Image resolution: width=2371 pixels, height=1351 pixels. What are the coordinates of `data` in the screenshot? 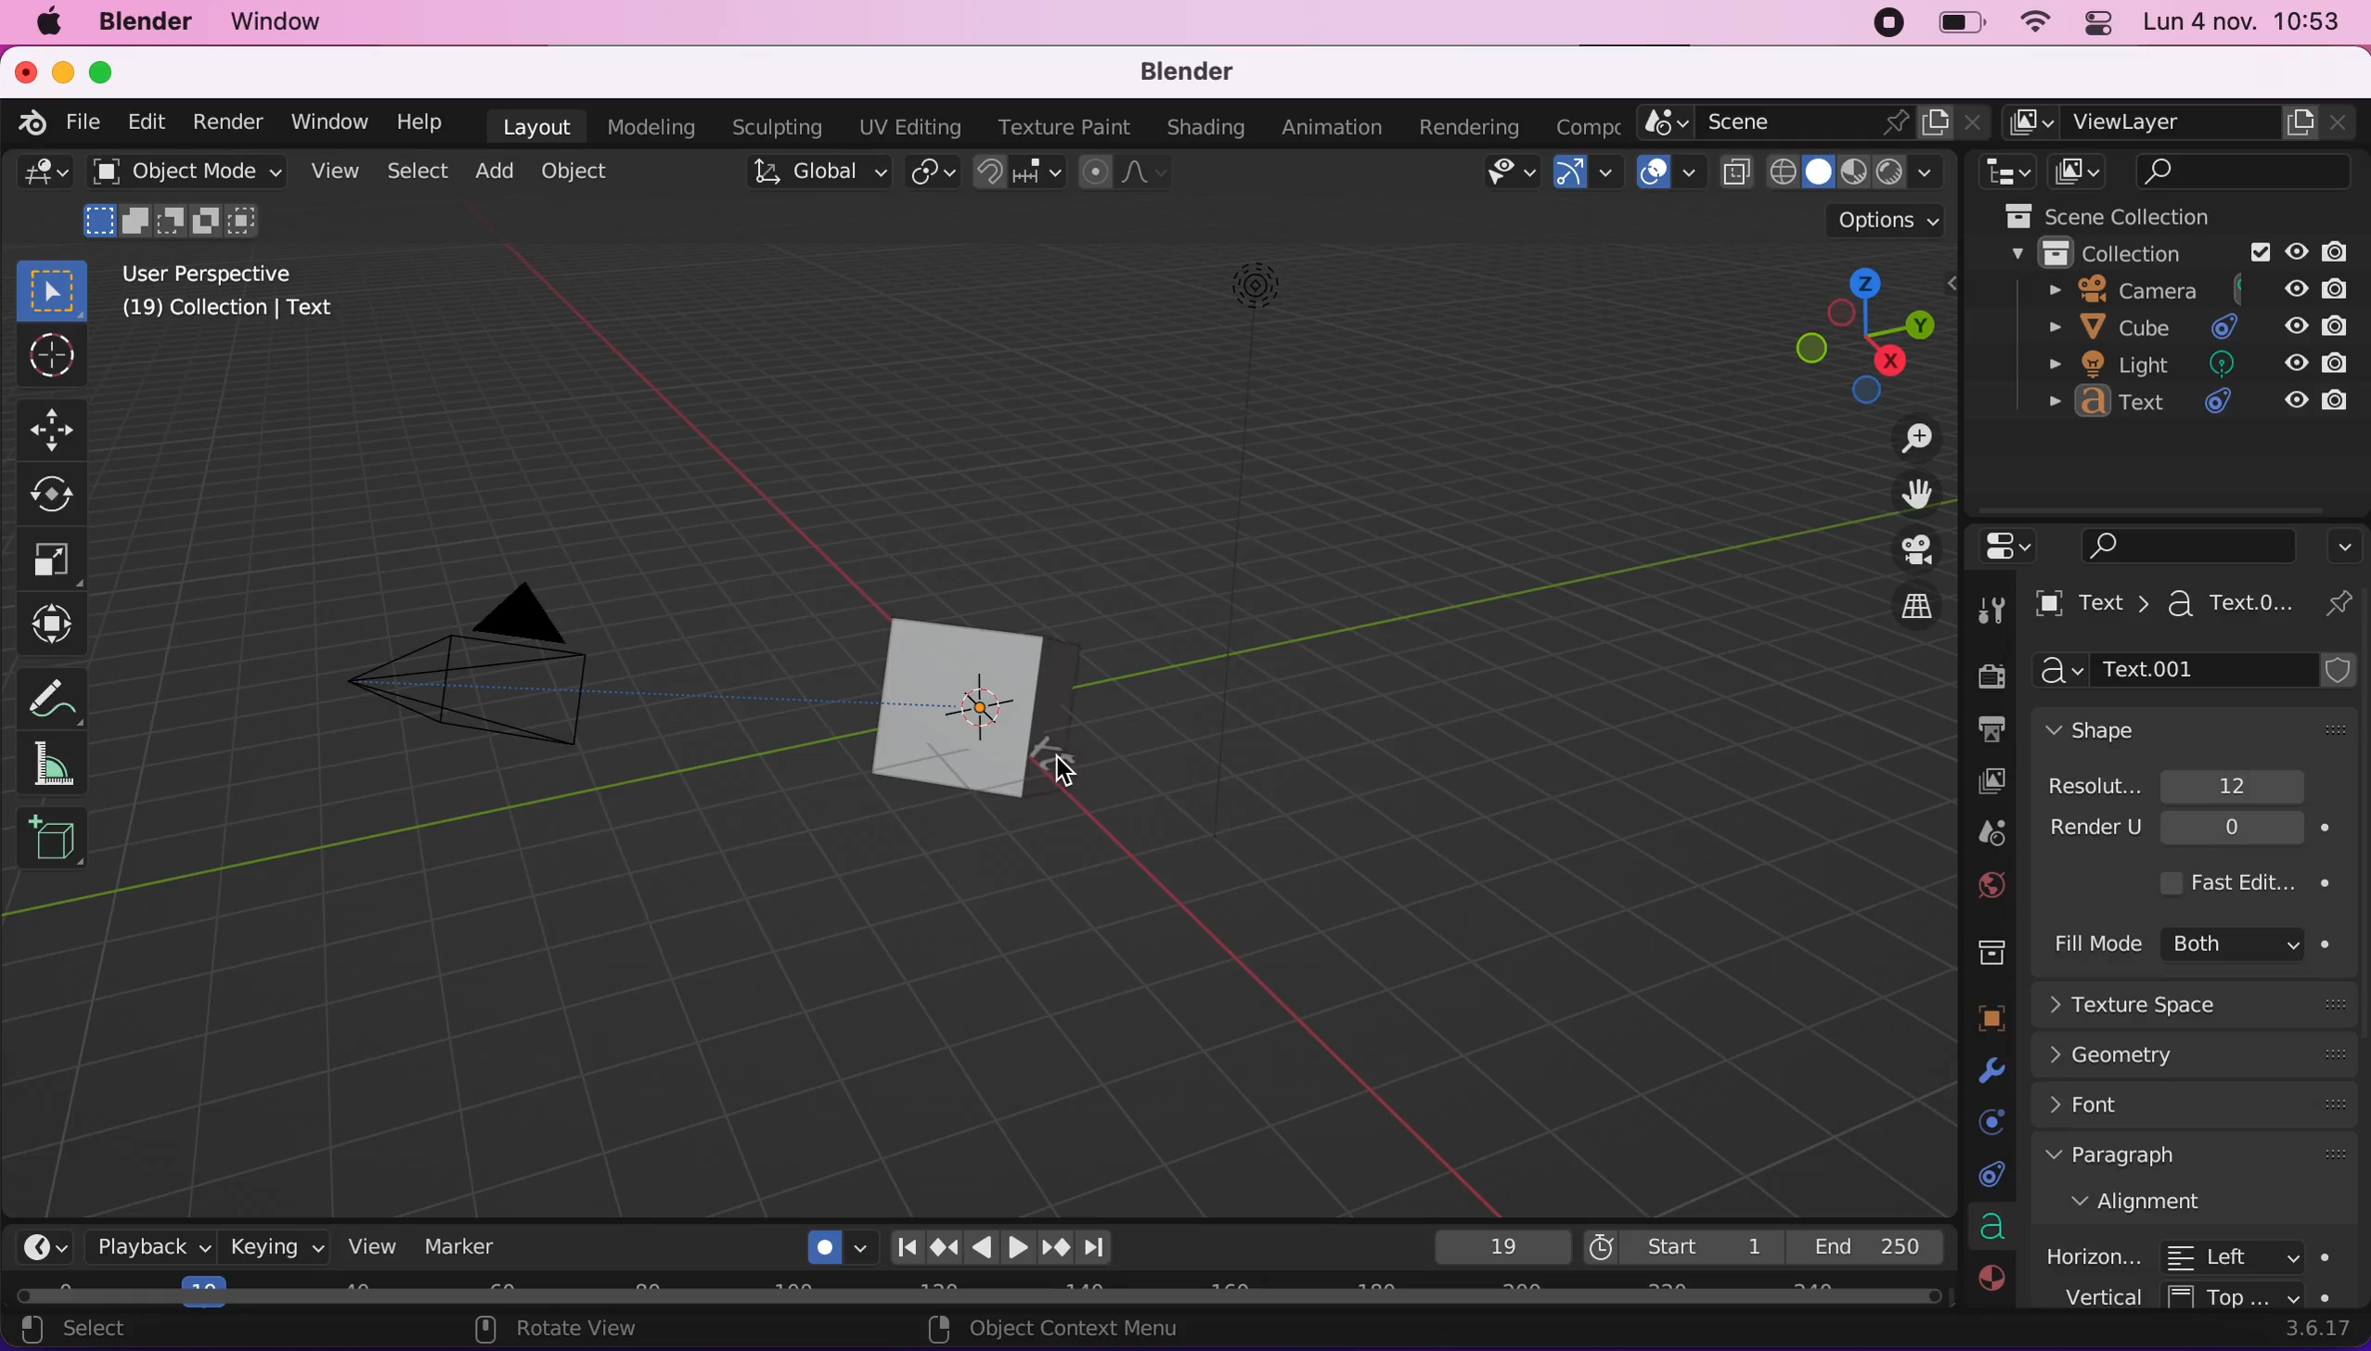 It's located at (1990, 1229).